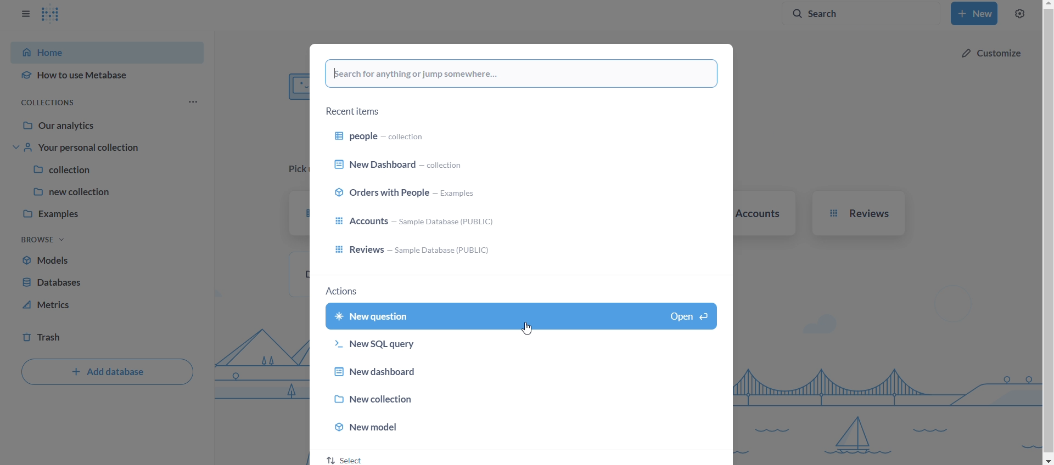 The height and width of the screenshot is (465, 1054). What do you see at coordinates (291, 168) in the screenshot?
I see `pick` at bounding box center [291, 168].